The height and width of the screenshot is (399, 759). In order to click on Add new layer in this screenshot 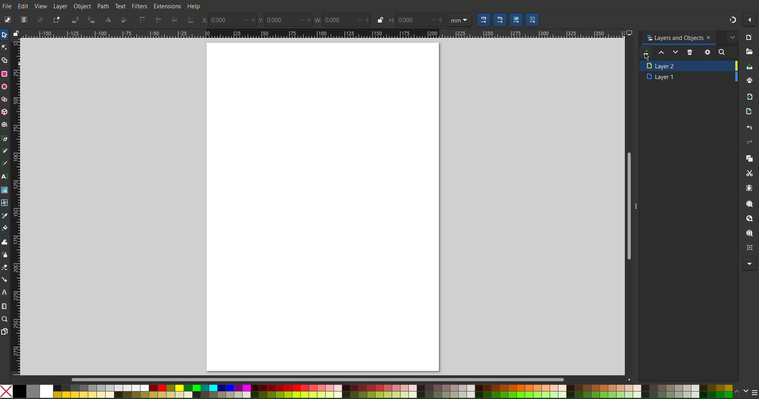, I will do `click(645, 53)`.